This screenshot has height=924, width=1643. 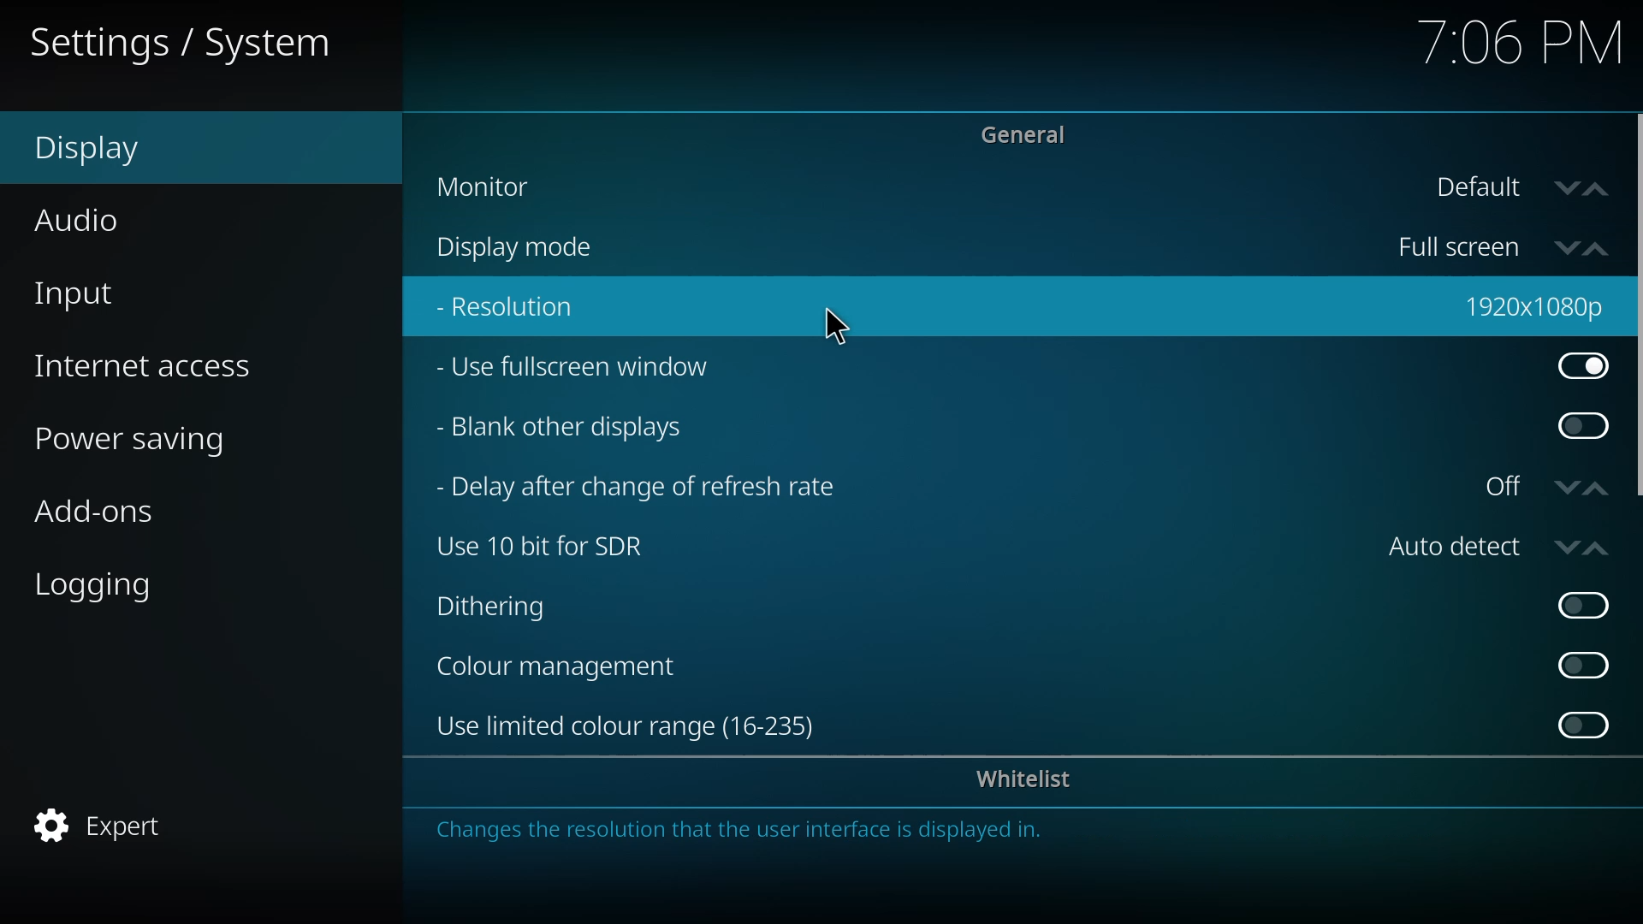 I want to click on system, so click(x=193, y=43).